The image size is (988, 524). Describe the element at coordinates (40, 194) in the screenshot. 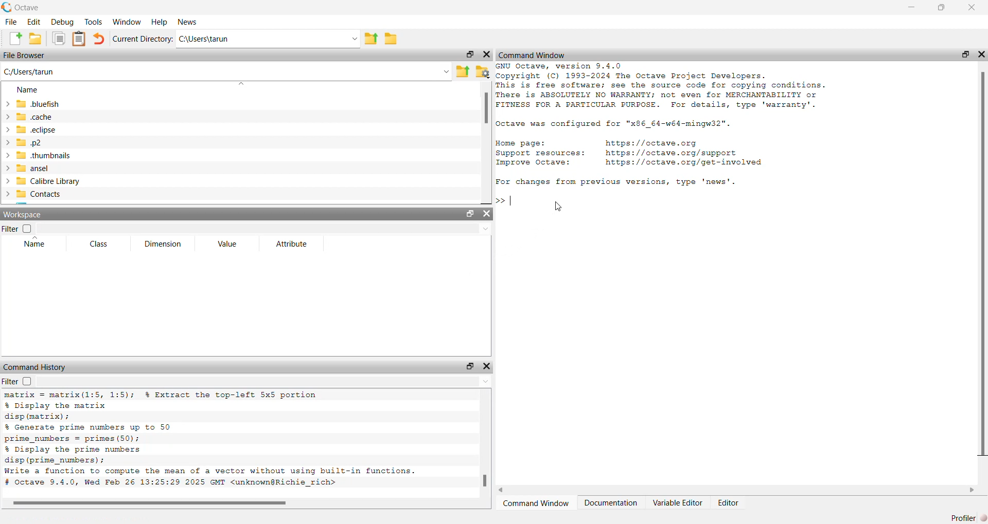

I see `contacts` at that location.